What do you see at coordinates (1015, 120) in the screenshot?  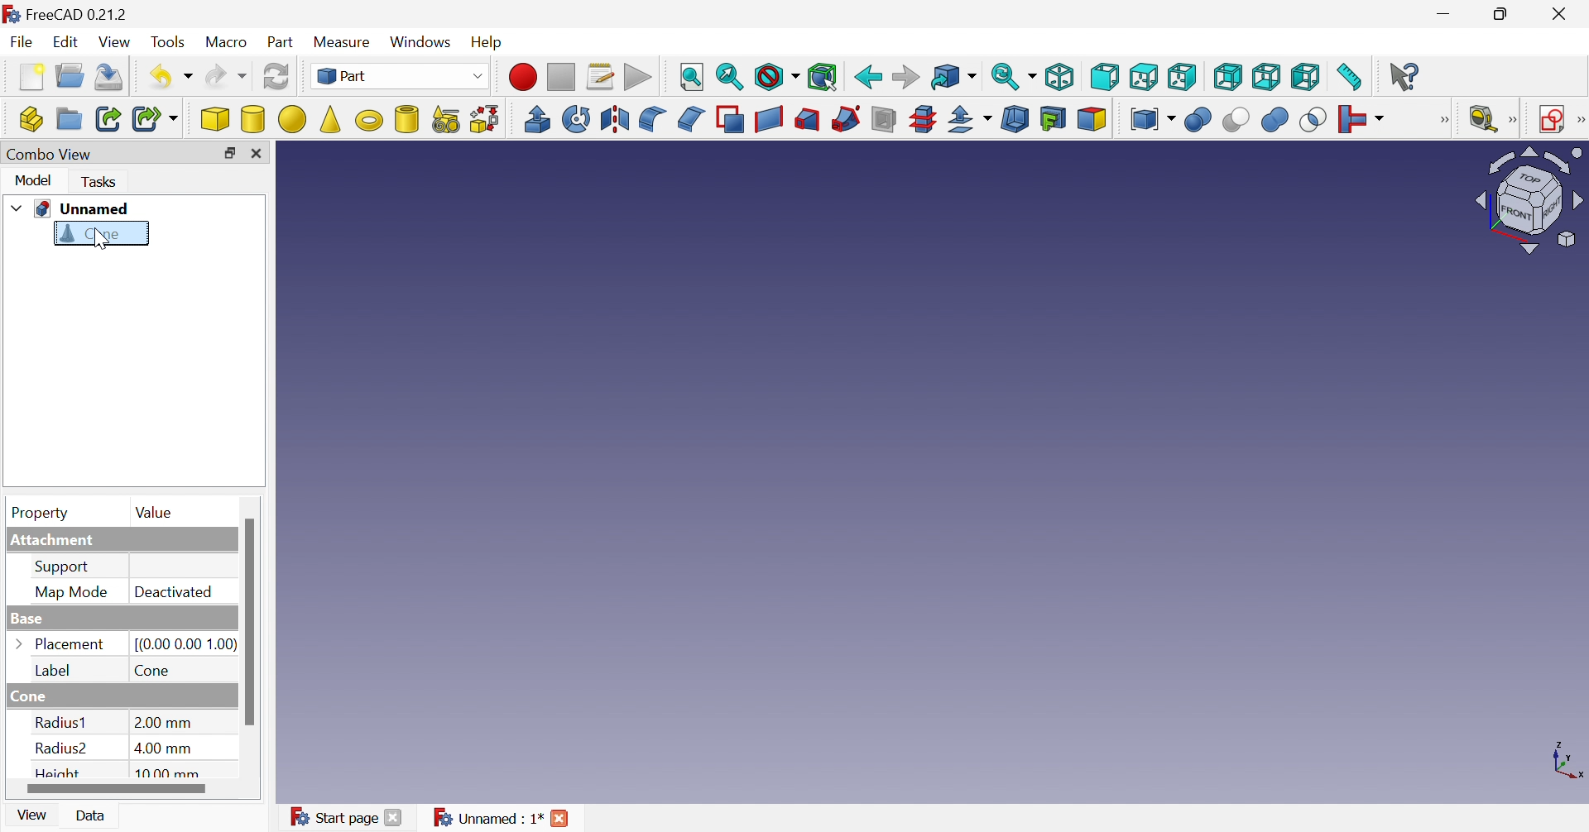 I see `Thickness` at bounding box center [1015, 120].